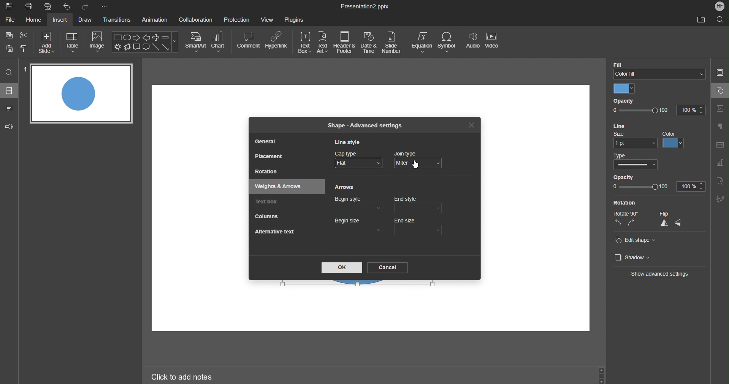 The height and width of the screenshot is (384, 729). I want to click on View, so click(268, 19).